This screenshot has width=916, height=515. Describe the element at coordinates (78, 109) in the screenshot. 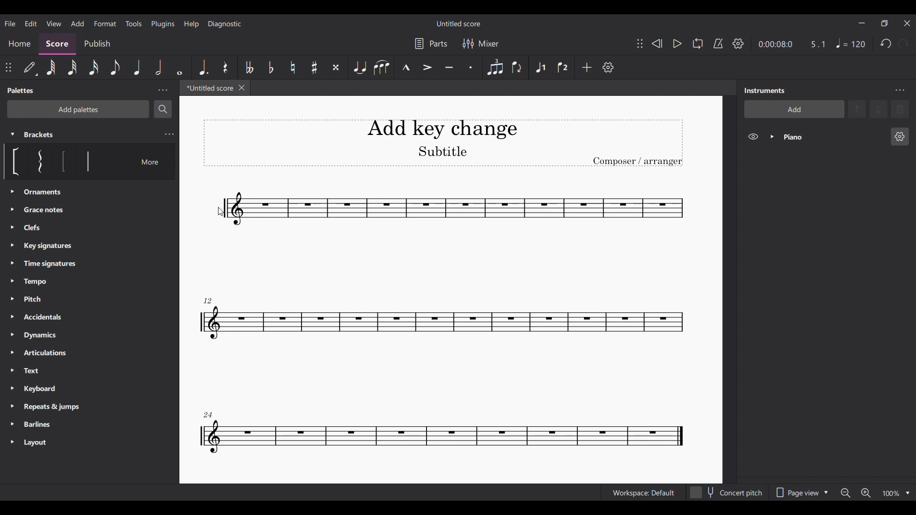

I see `Add palettes` at that location.